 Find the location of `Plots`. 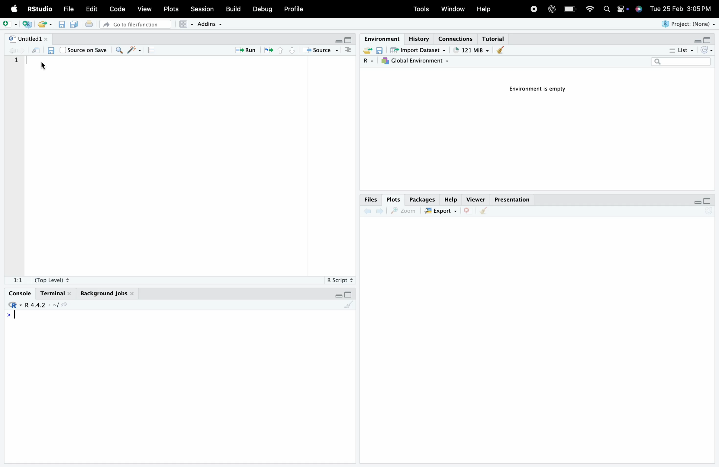

Plots is located at coordinates (394, 199).